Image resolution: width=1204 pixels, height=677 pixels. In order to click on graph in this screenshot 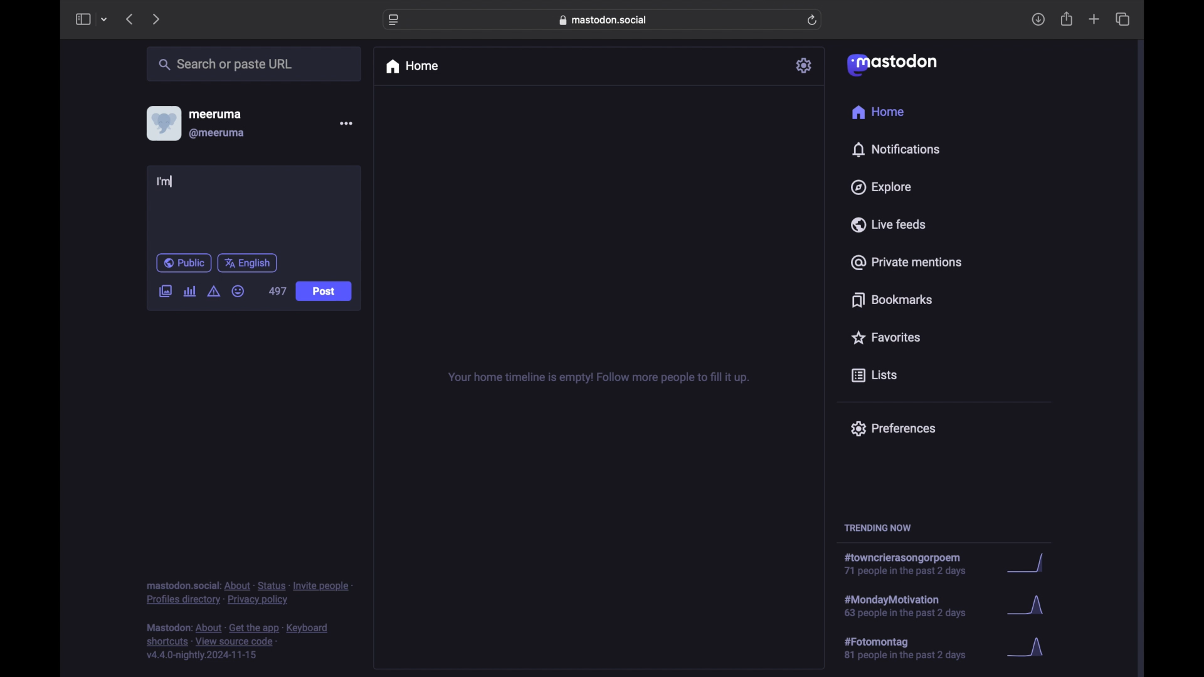, I will do `click(1030, 564)`.